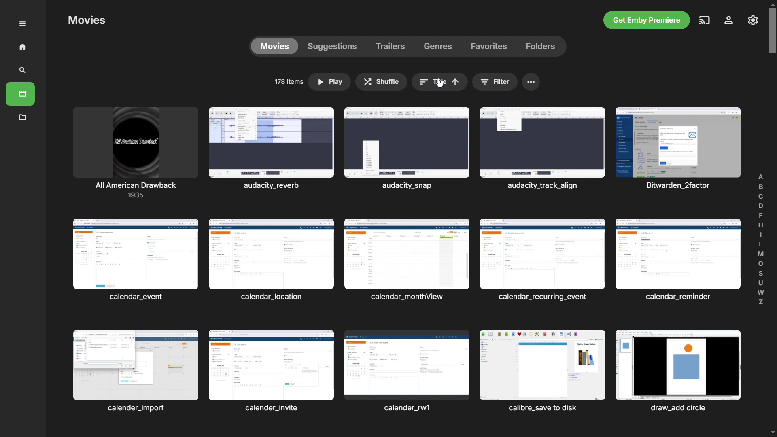 This screenshot has width=777, height=437. I want to click on shuffle, so click(381, 82).